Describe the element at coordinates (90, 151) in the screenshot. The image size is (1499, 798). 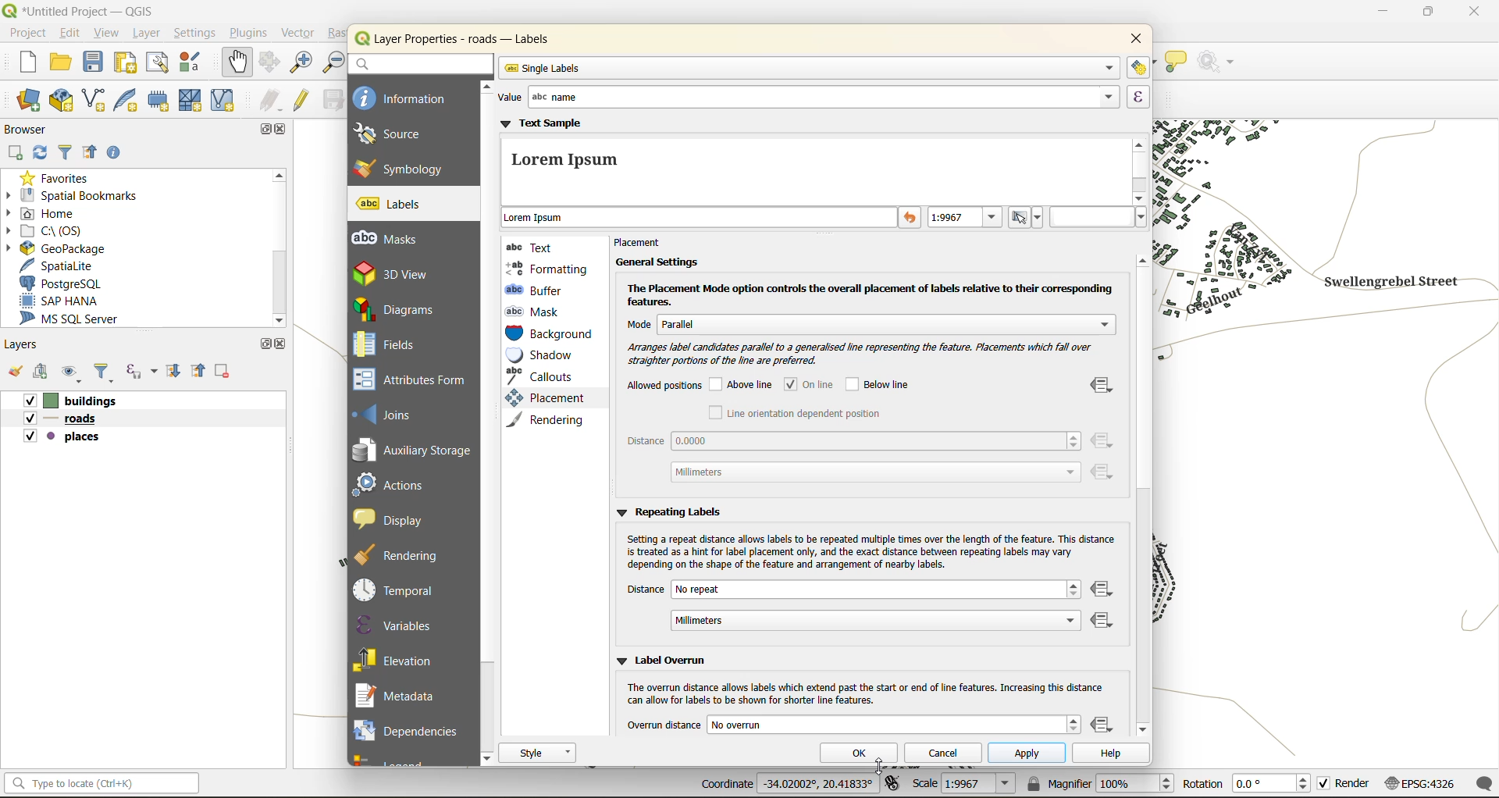
I see `collapse all` at that location.